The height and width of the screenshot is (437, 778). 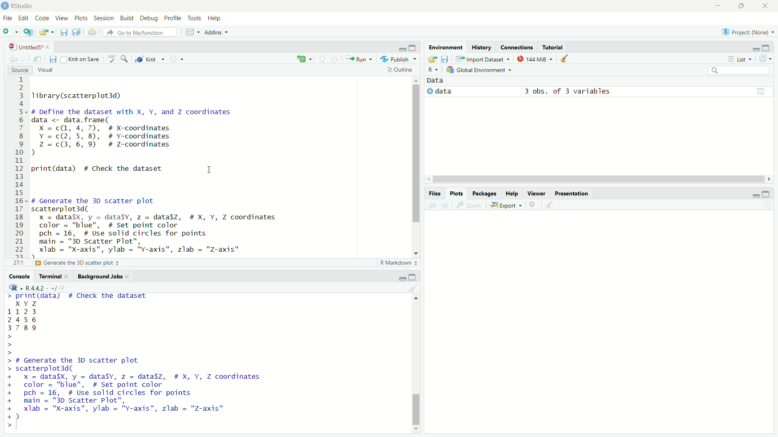 What do you see at coordinates (43, 19) in the screenshot?
I see `Code` at bounding box center [43, 19].